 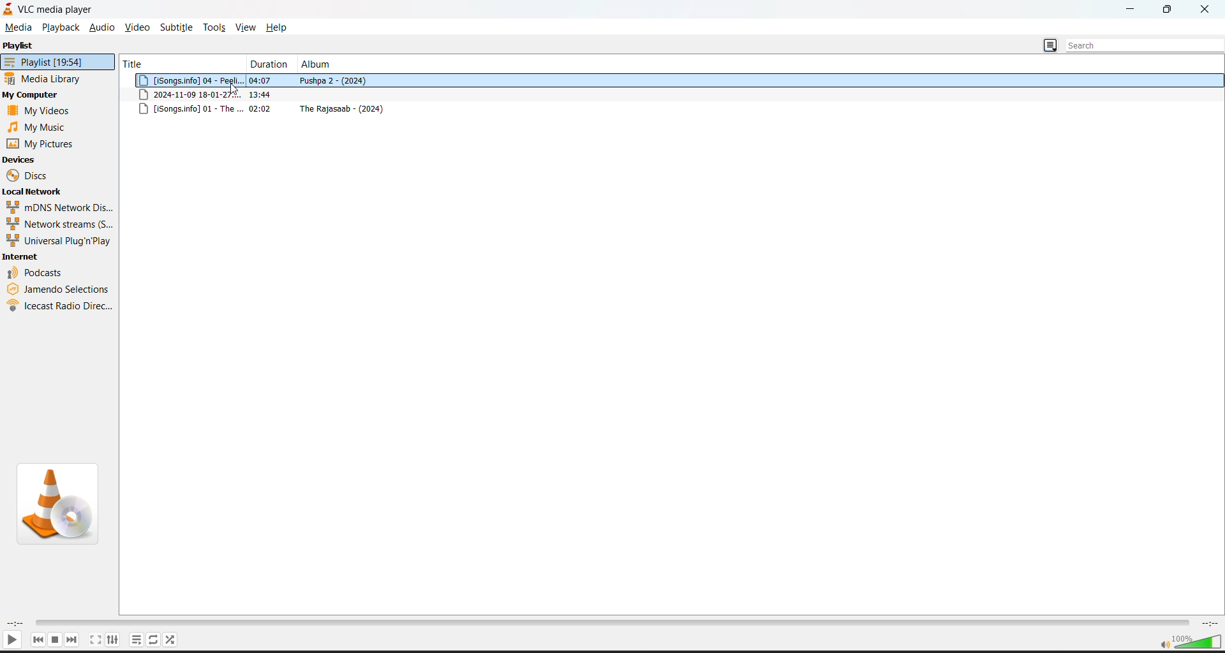 What do you see at coordinates (40, 111) in the screenshot?
I see `videos` at bounding box center [40, 111].